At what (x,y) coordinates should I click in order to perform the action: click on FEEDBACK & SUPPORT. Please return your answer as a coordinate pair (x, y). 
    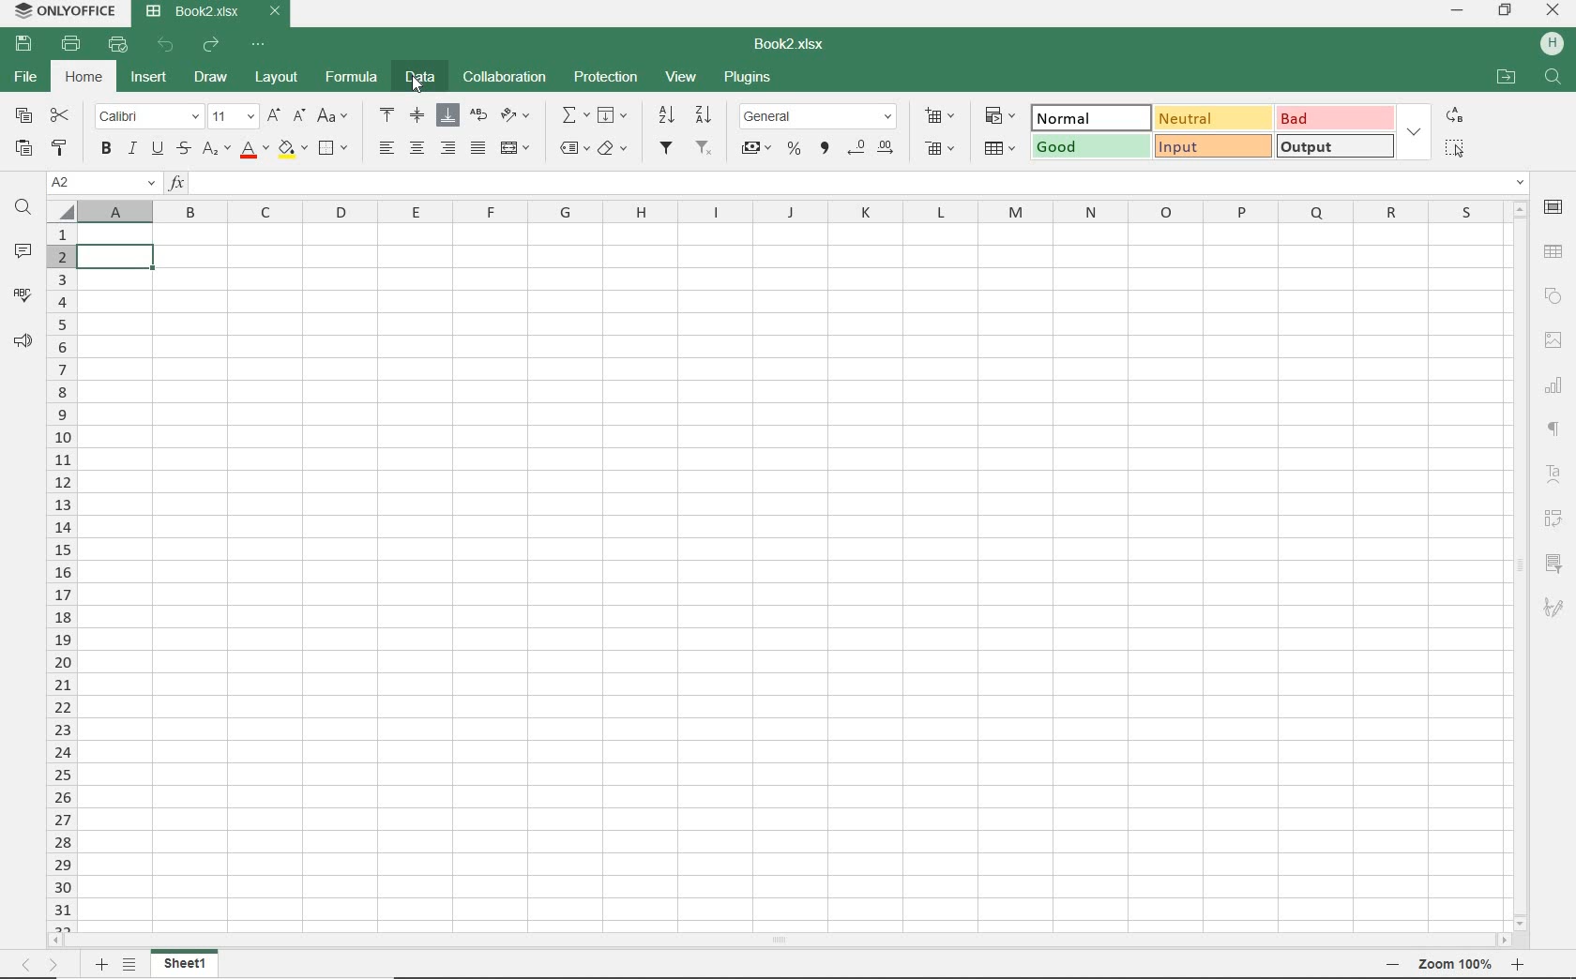
    Looking at the image, I should click on (23, 341).